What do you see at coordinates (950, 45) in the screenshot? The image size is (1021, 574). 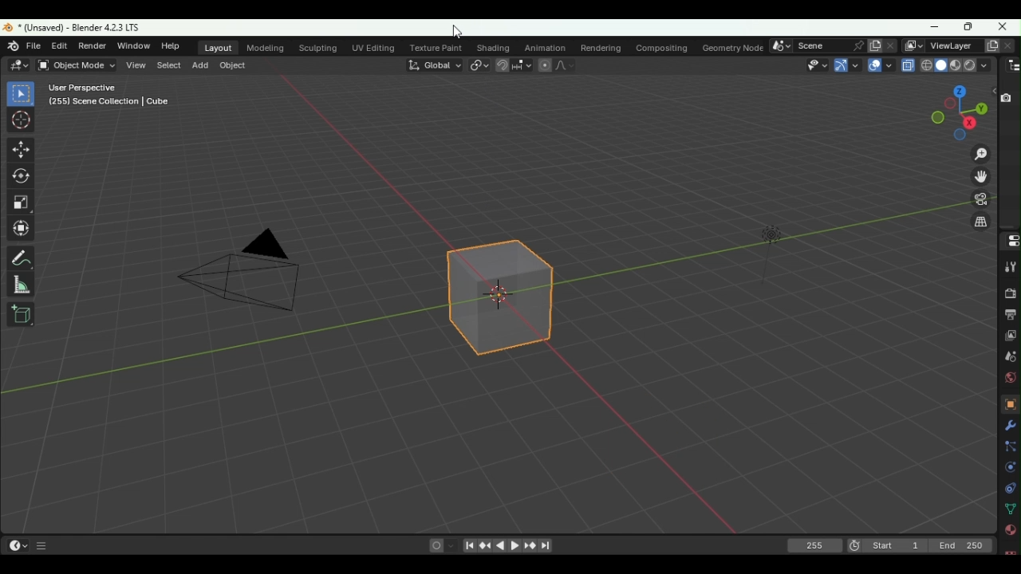 I see `Name` at bounding box center [950, 45].